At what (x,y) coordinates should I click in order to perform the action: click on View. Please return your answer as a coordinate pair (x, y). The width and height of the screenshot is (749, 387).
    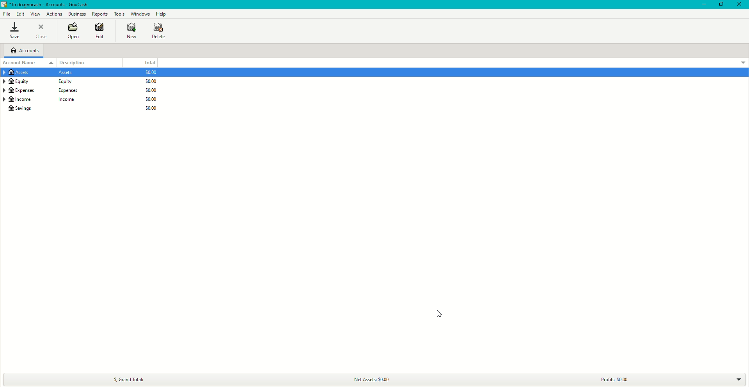
    Looking at the image, I should click on (36, 14).